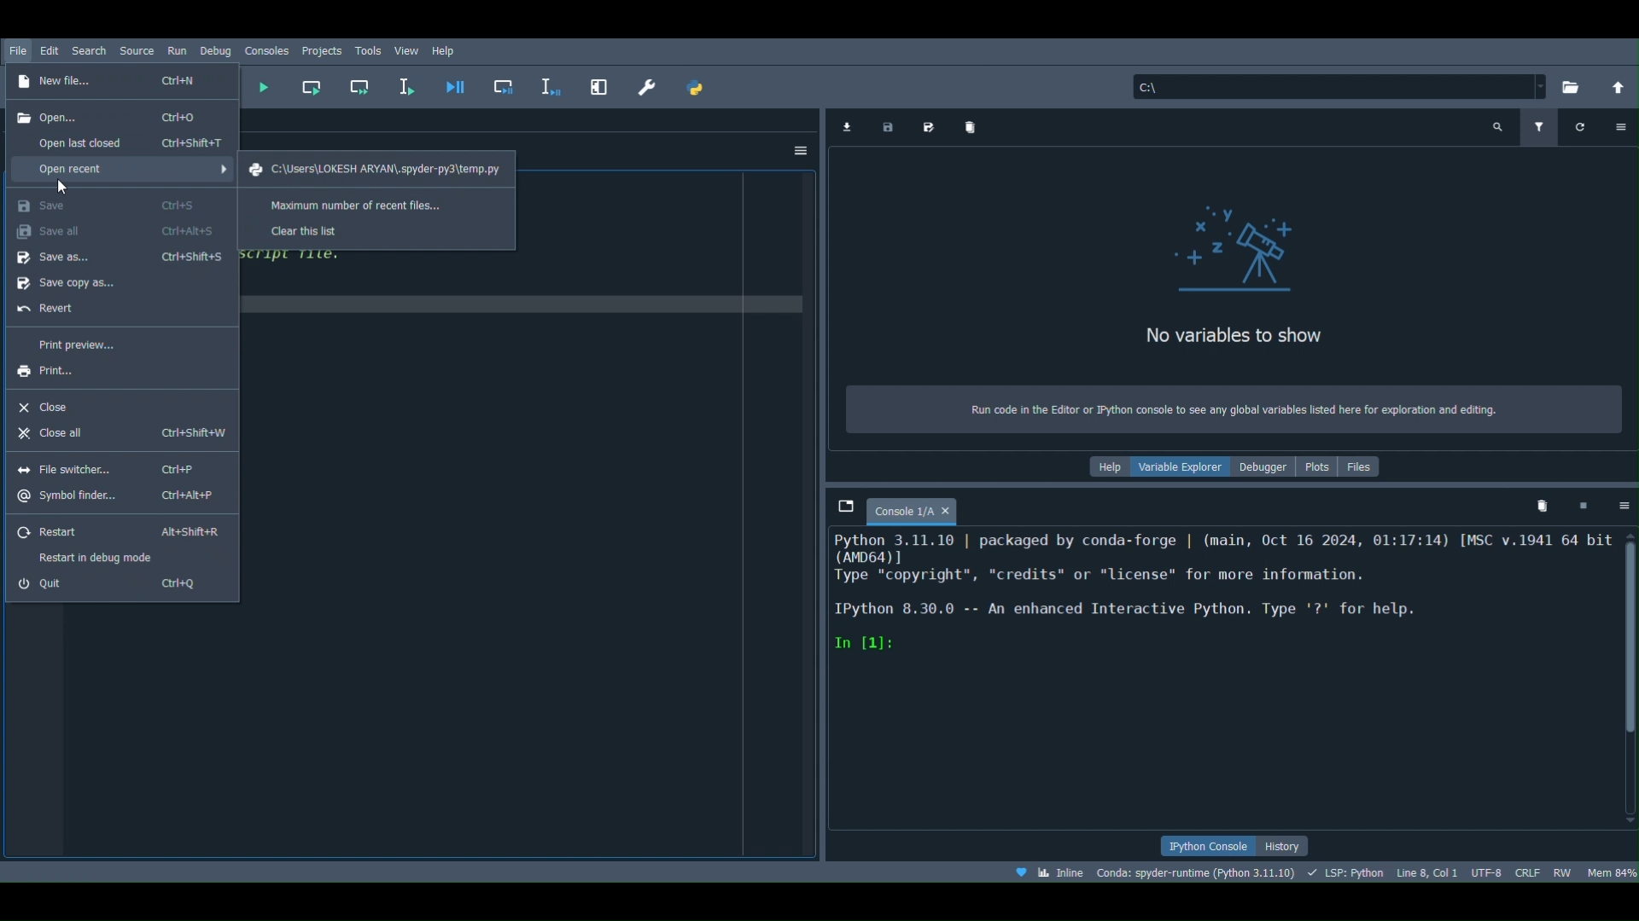 The width and height of the screenshot is (1639, 921). What do you see at coordinates (974, 128) in the screenshot?
I see `Remove all variables` at bounding box center [974, 128].